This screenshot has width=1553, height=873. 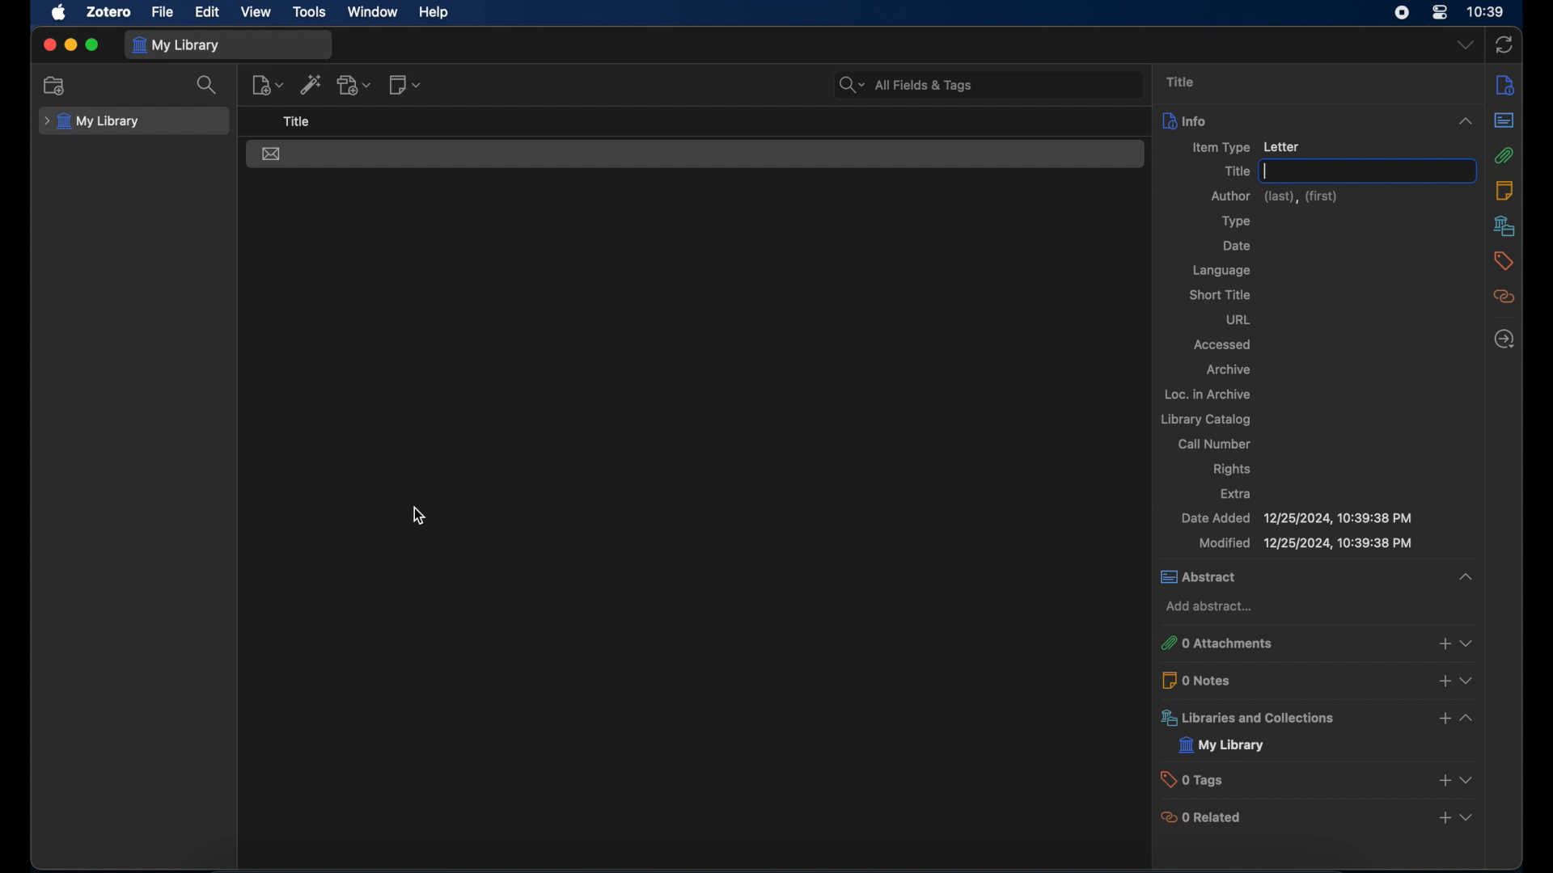 I want to click on info, so click(x=1319, y=120).